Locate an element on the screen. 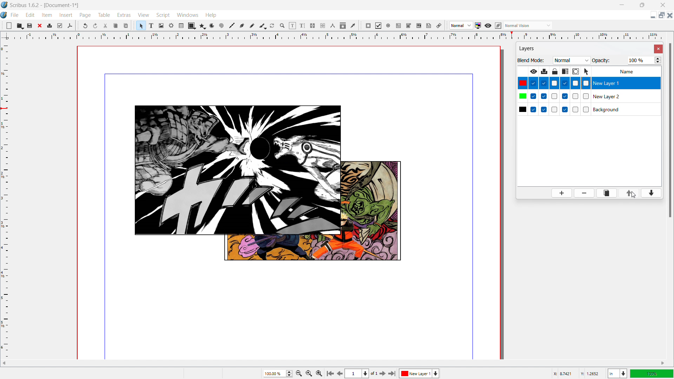  scroll right is located at coordinates (662, 364).